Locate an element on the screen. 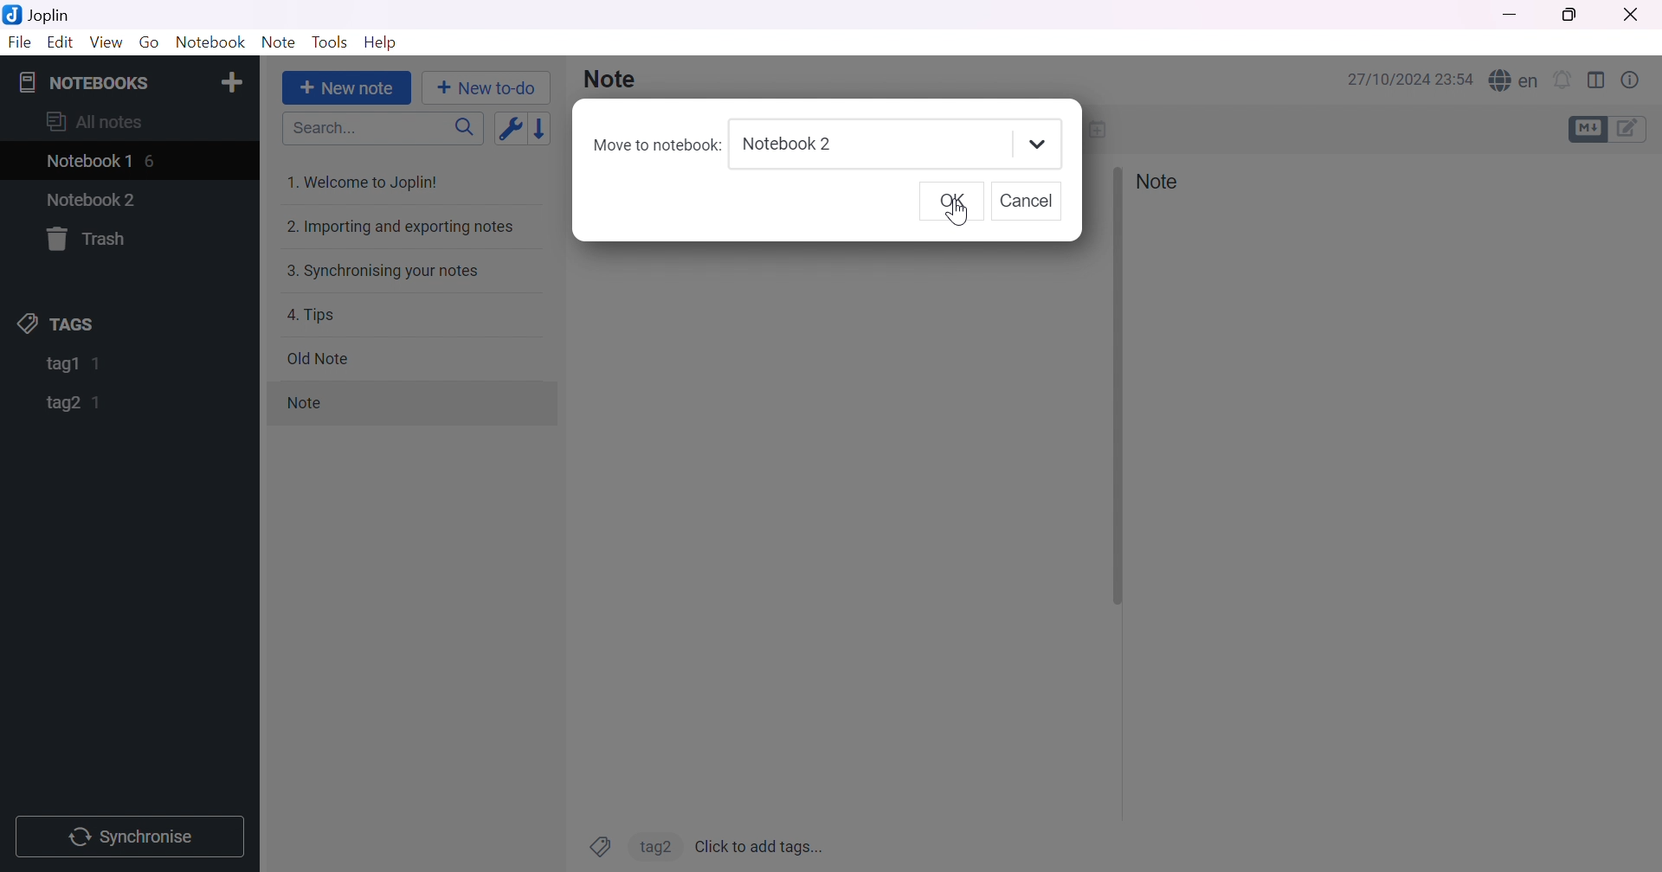   is located at coordinates (1027, 202).